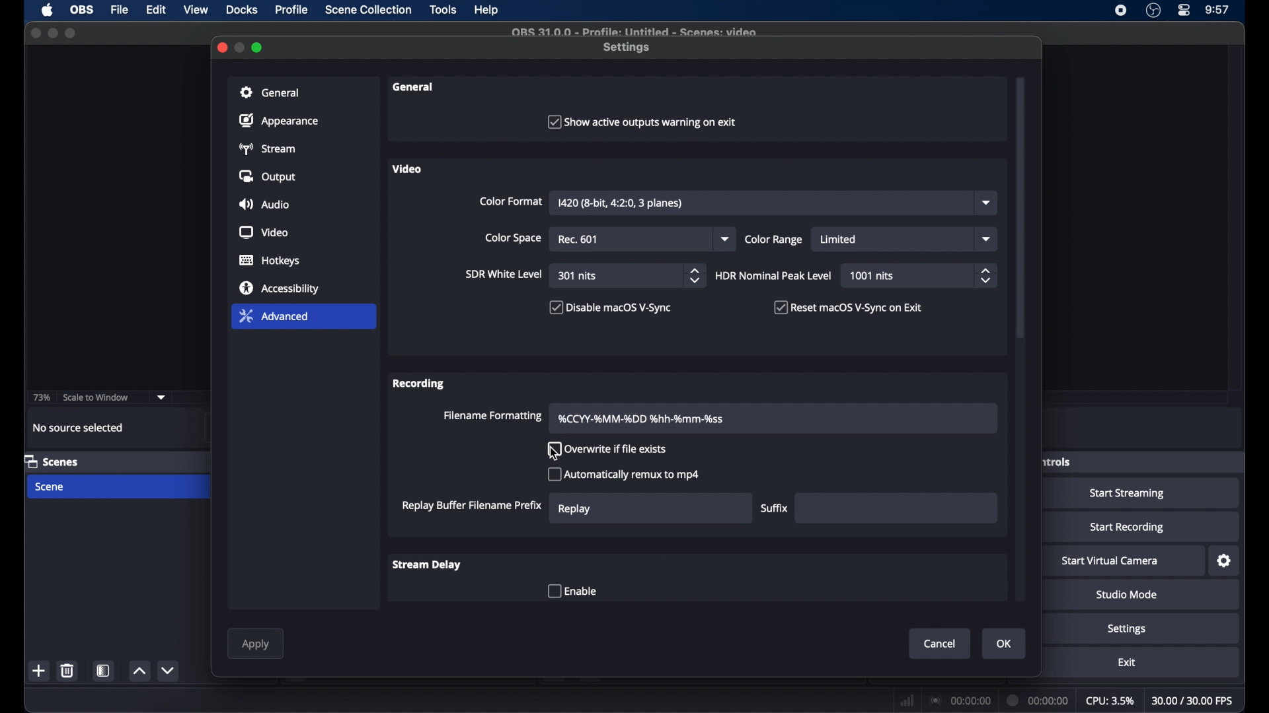  I want to click on appearance, so click(279, 120).